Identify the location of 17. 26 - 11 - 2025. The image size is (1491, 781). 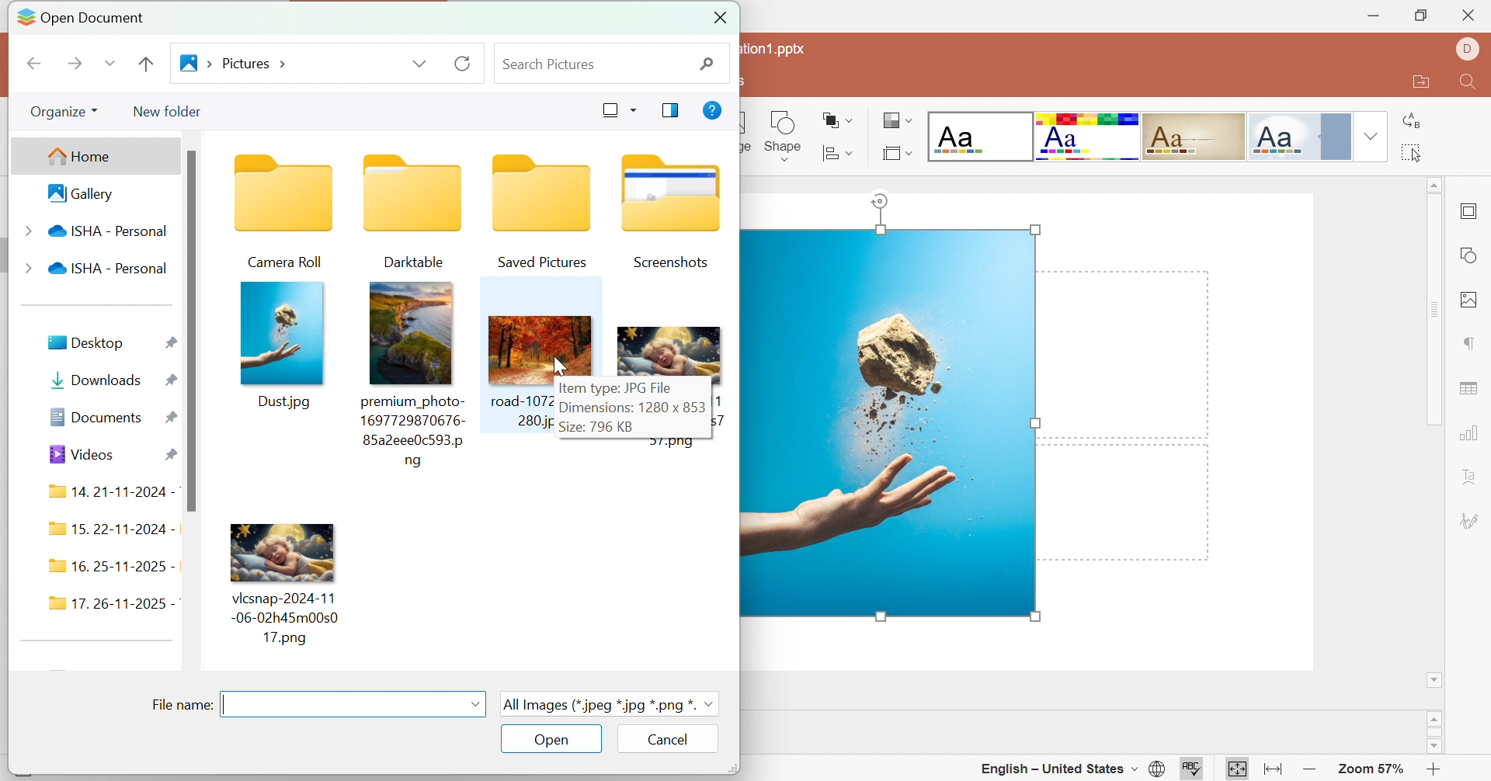
(111, 601).